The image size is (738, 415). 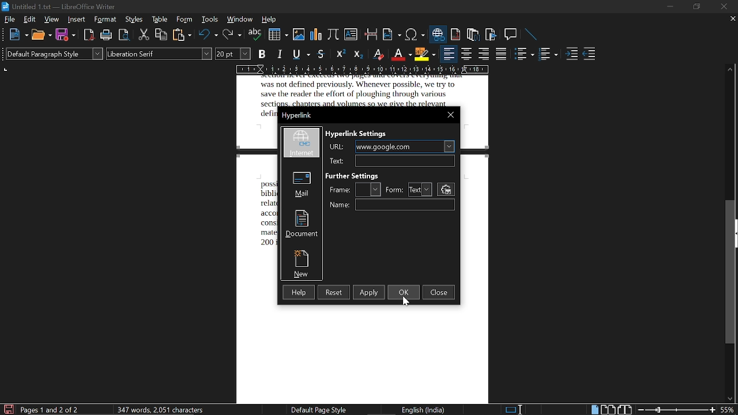 I want to click on styles, so click(x=134, y=20).